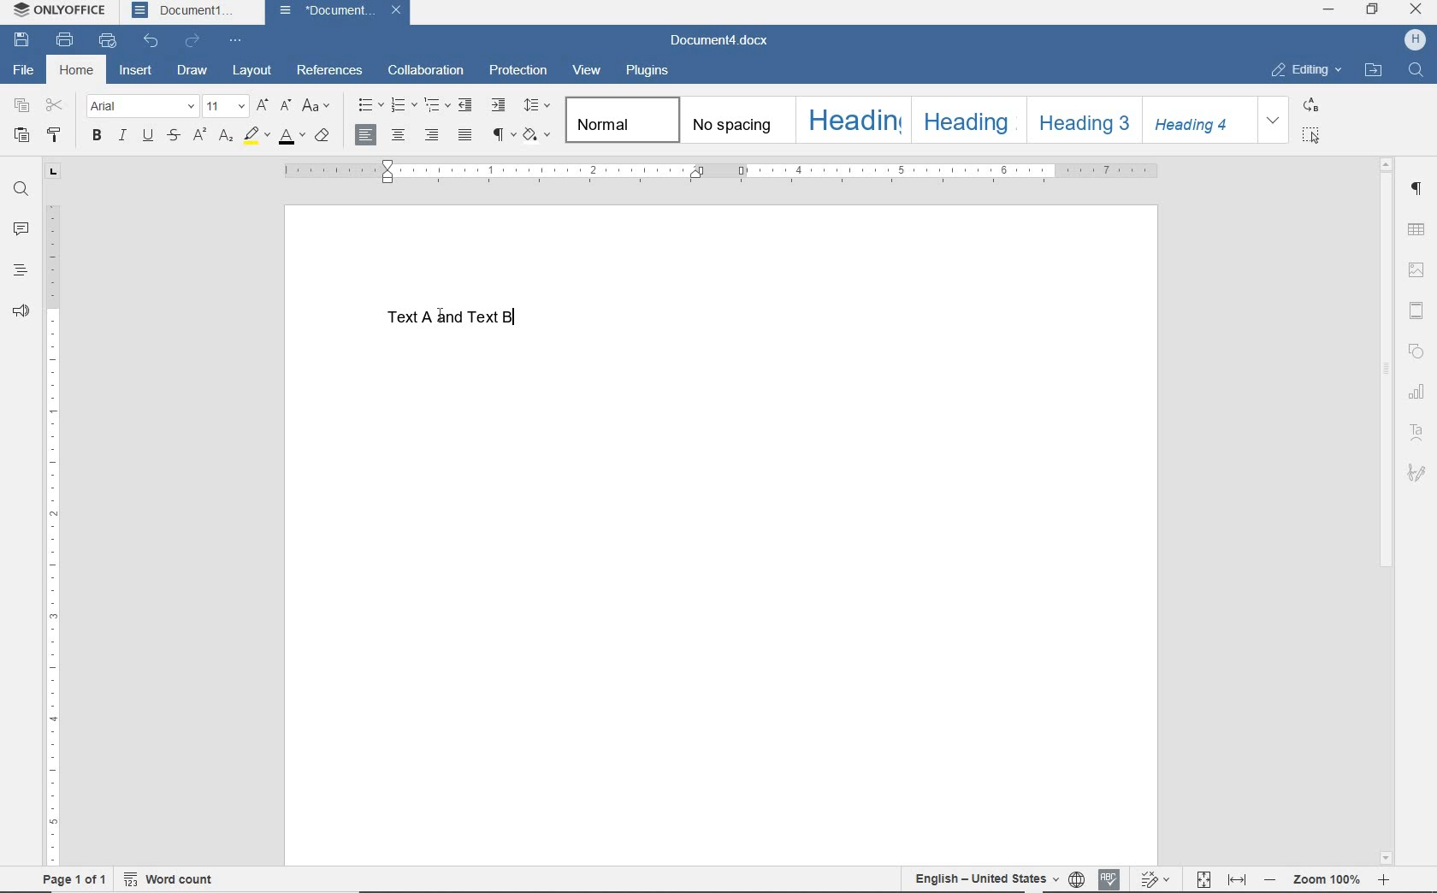  I want to click on HOME, so click(76, 70).